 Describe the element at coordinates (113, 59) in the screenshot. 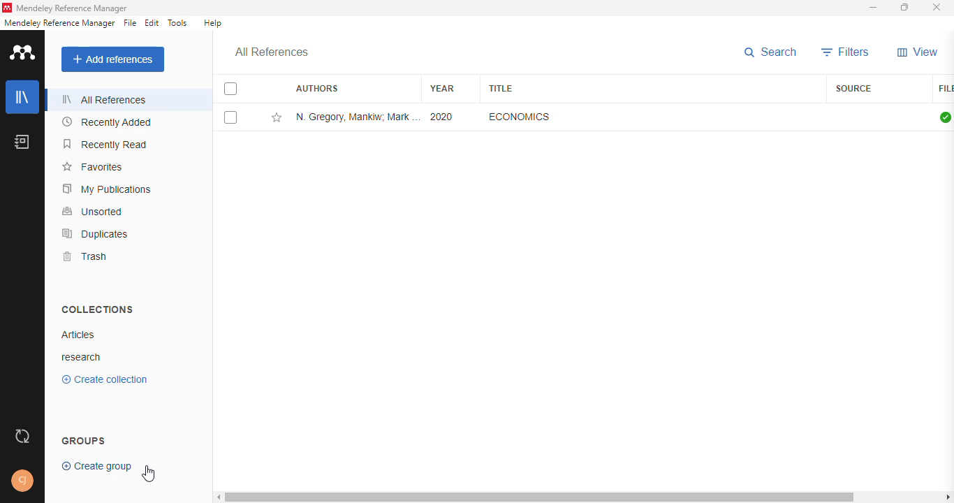

I see `add references` at that location.